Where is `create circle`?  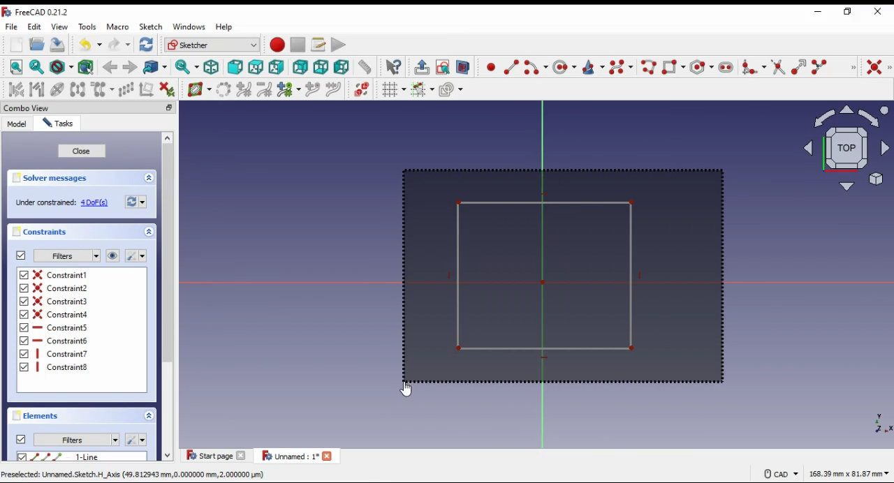
create circle is located at coordinates (564, 66).